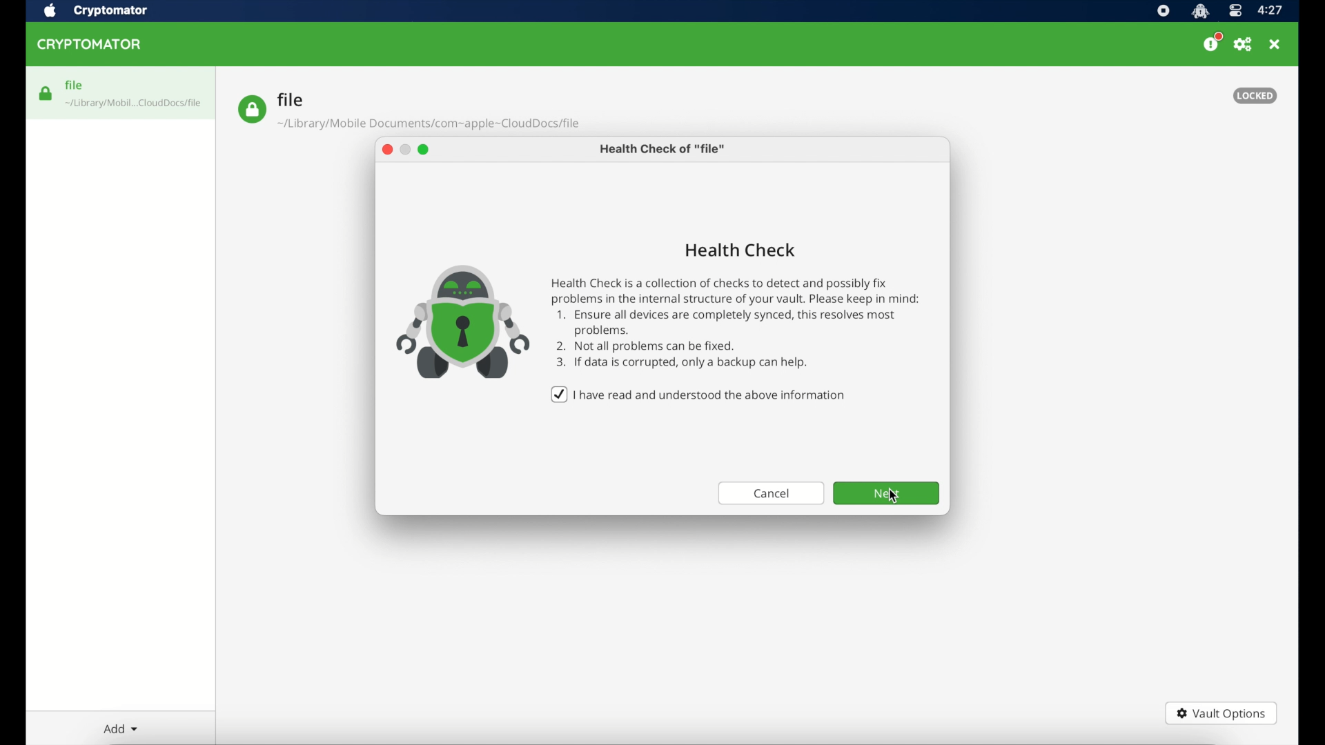 This screenshot has width=1325, height=745. Describe the element at coordinates (456, 315) in the screenshot. I see `icon` at that location.